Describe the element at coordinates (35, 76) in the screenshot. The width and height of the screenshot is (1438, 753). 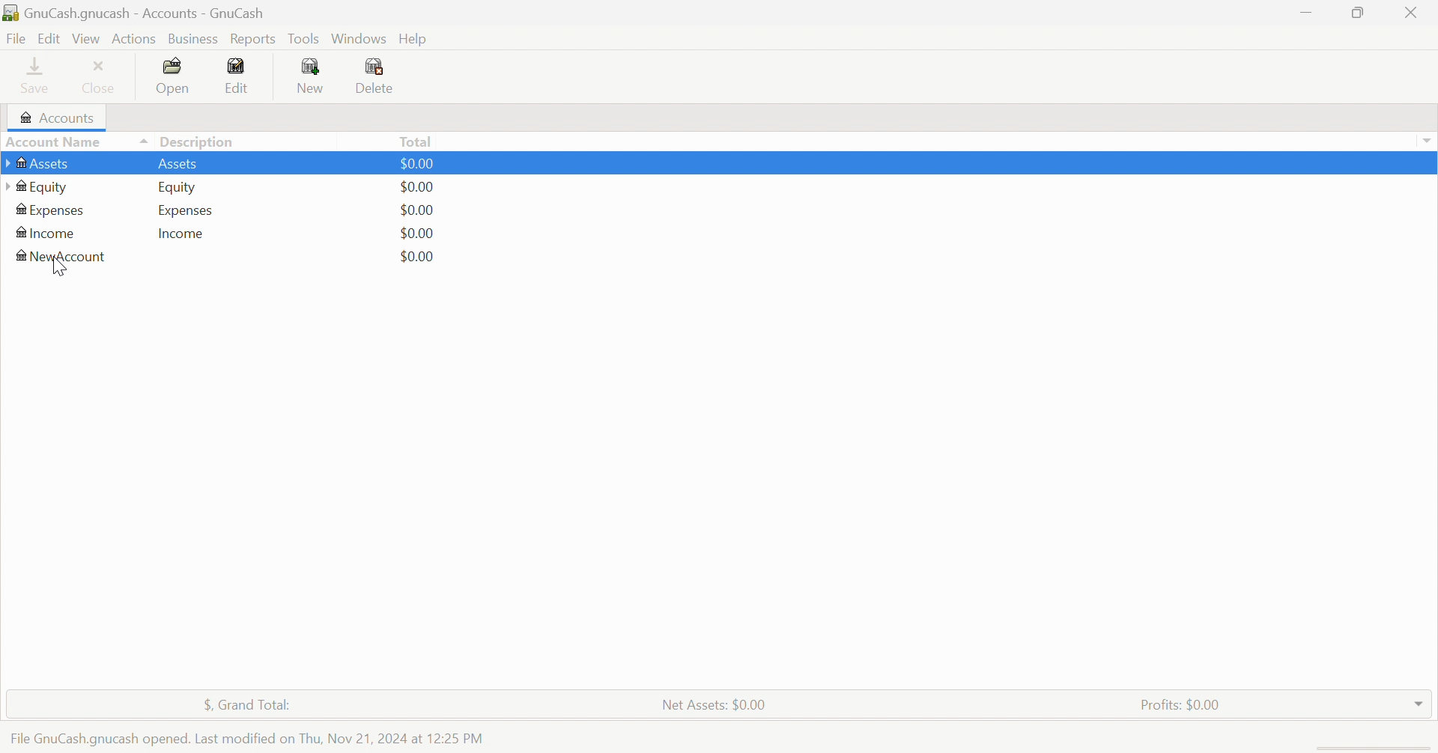
I see `Save` at that location.